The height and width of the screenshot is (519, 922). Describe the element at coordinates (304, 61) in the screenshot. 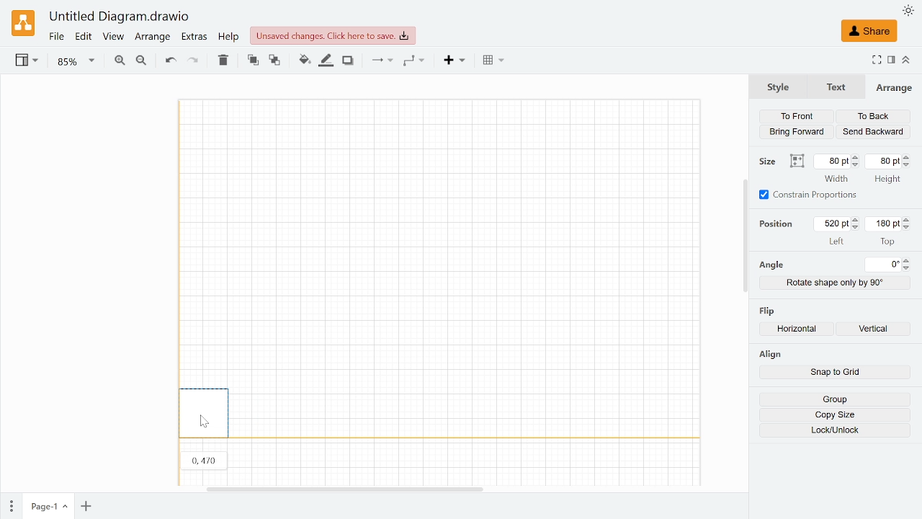

I see `Fill color` at that location.